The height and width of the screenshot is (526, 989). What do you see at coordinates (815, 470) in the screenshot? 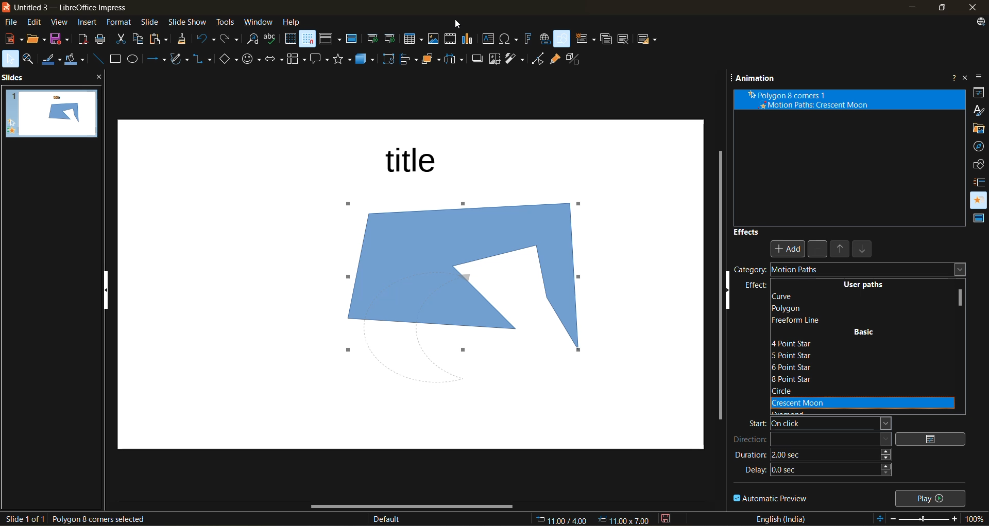
I see `delay` at bounding box center [815, 470].